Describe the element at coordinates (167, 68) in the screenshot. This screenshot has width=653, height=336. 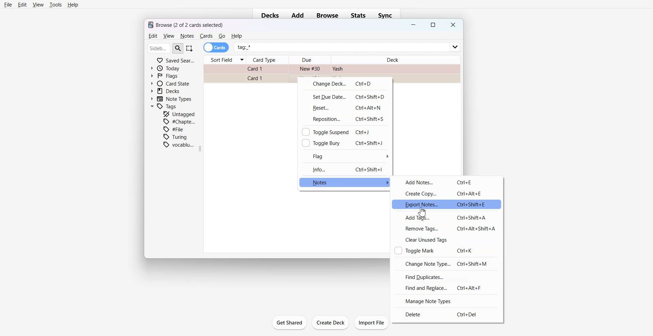
I see `Today` at that location.